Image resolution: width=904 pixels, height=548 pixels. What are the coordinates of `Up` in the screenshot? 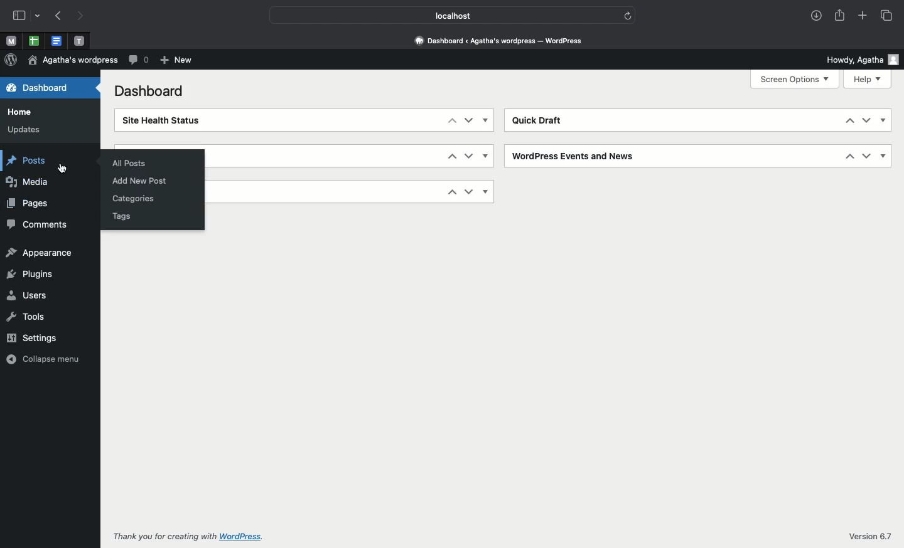 It's located at (847, 121).